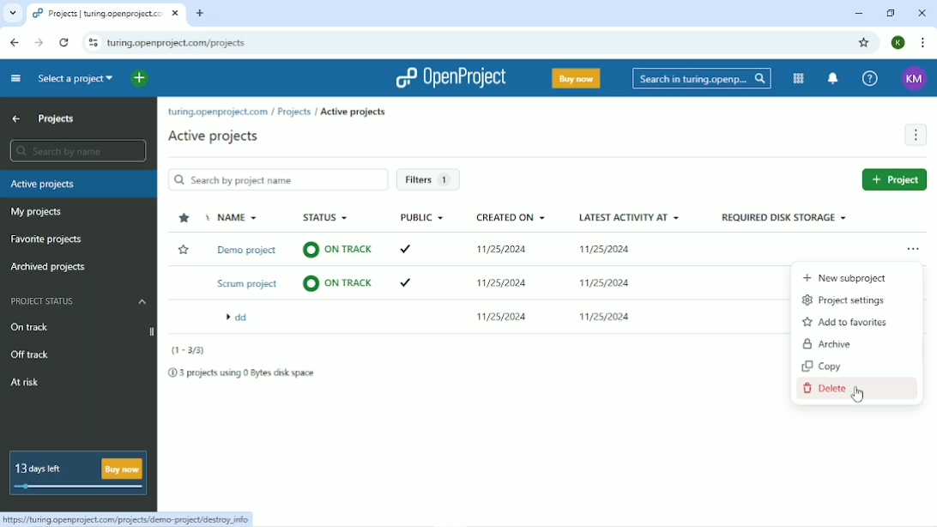 This screenshot has height=527, width=937. Describe the element at coordinates (914, 80) in the screenshot. I see `KM` at that location.